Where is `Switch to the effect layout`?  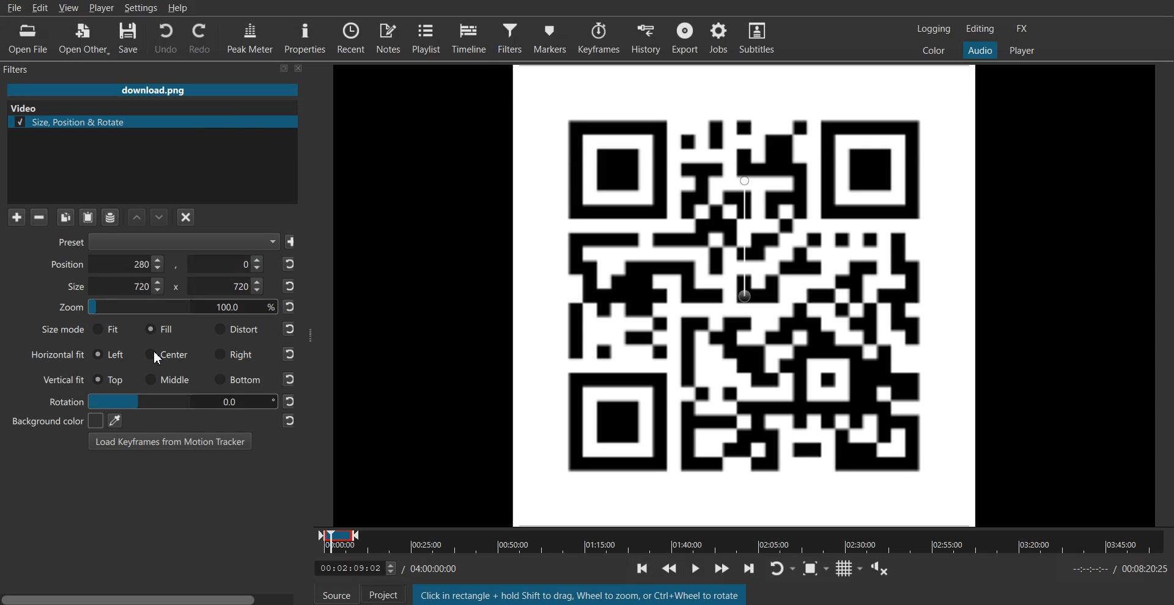 Switch to the effect layout is located at coordinates (1022, 29).